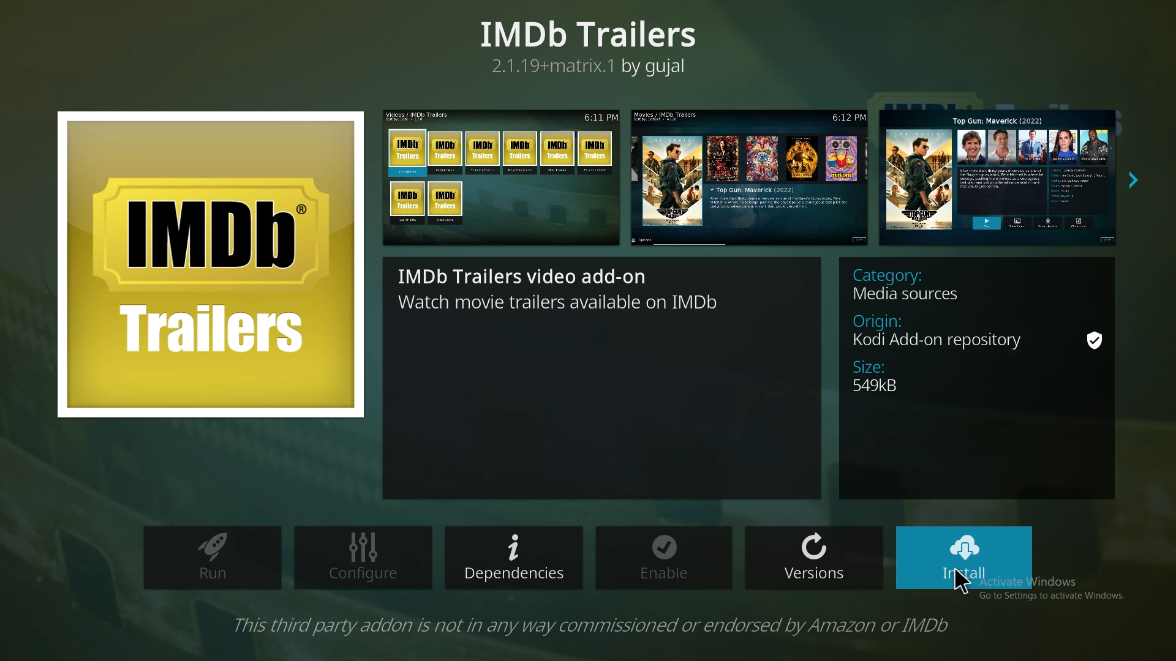 The width and height of the screenshot is (1176, 661). What do you see at coordinates (750, 177) in the screenshot?
I see `preview` at bounding box center [750, 177].